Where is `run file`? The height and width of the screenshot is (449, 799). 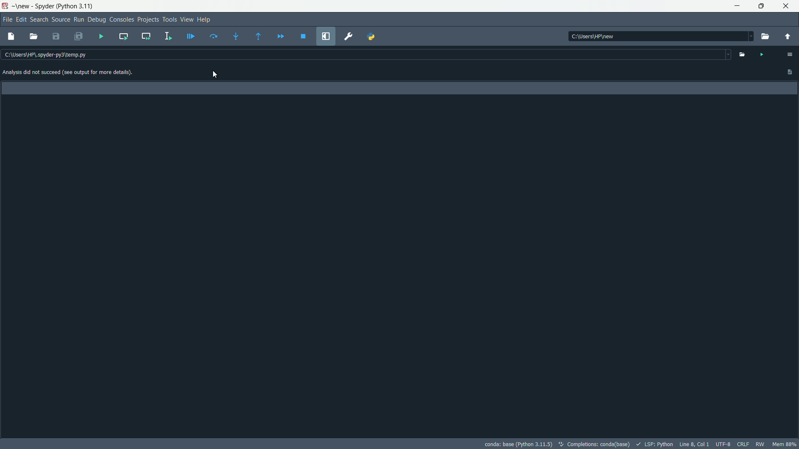 run file is located at coordinates (101, 36).